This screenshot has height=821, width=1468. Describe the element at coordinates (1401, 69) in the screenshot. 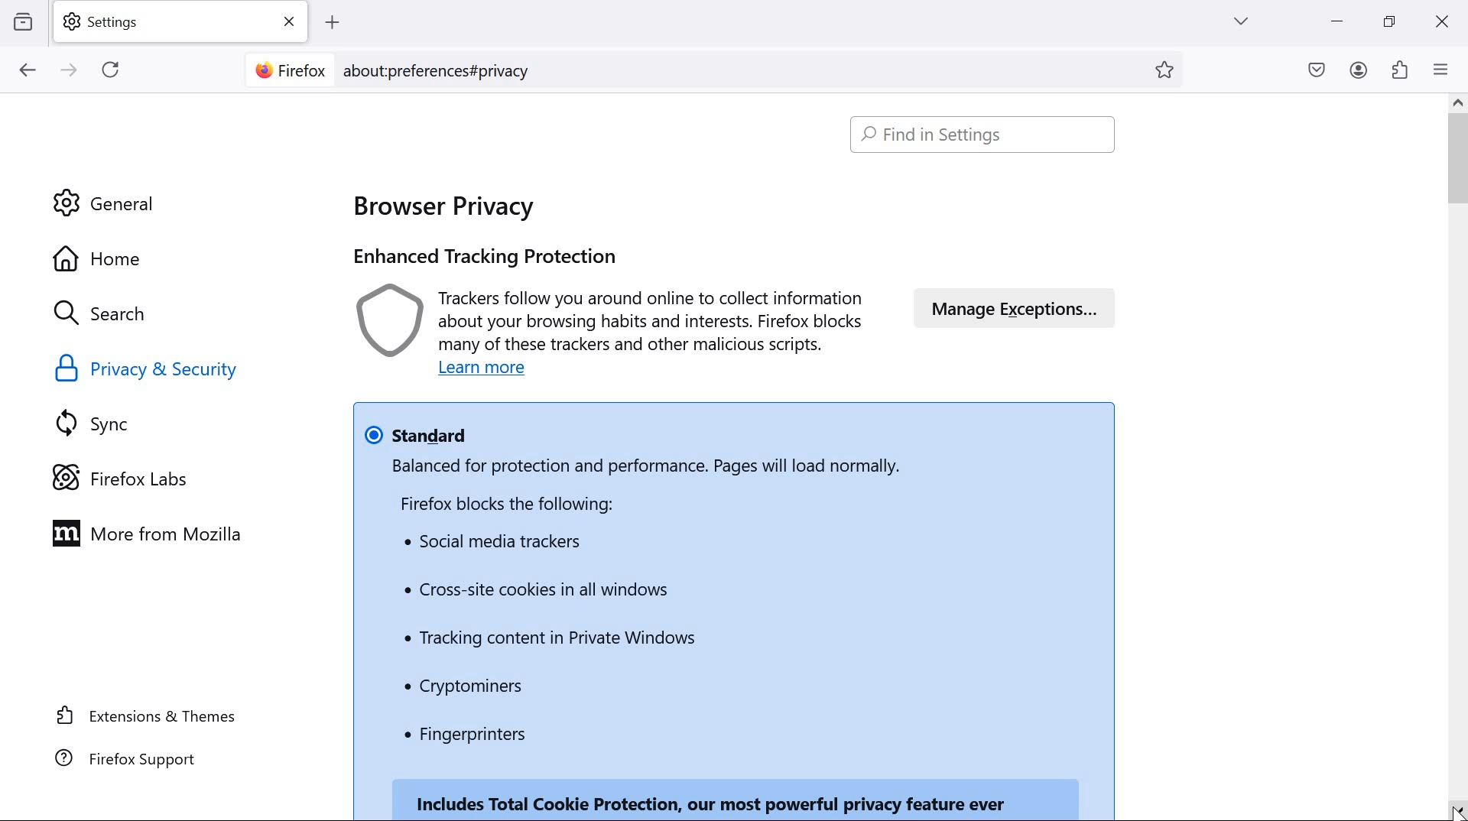

I see `extensions` at that location.